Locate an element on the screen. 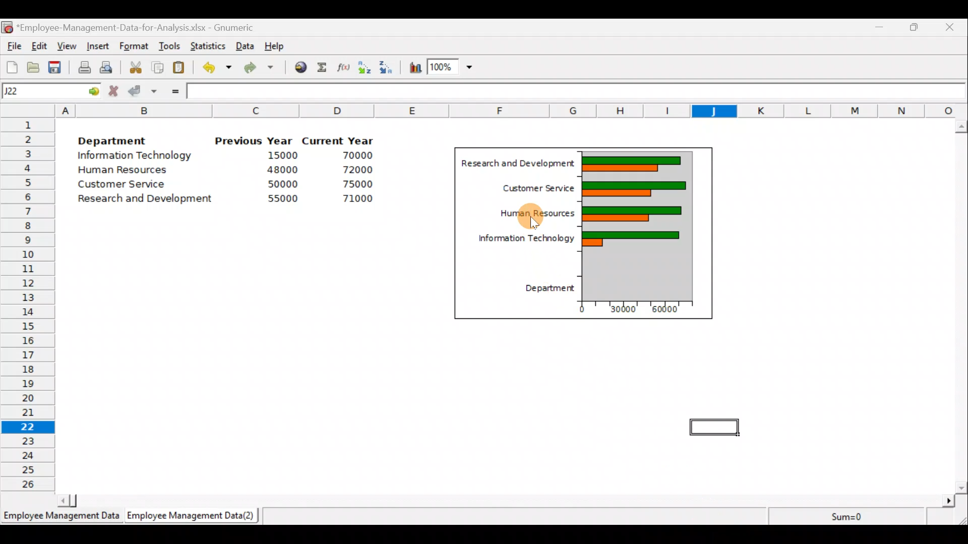 This screenshot has width=968, height=544. 30000 is located at coordinates (622, 310).